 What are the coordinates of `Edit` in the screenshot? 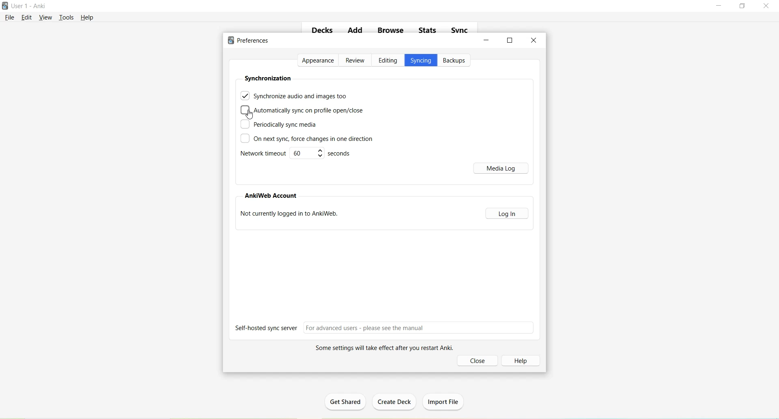 It's located at (28, 17).